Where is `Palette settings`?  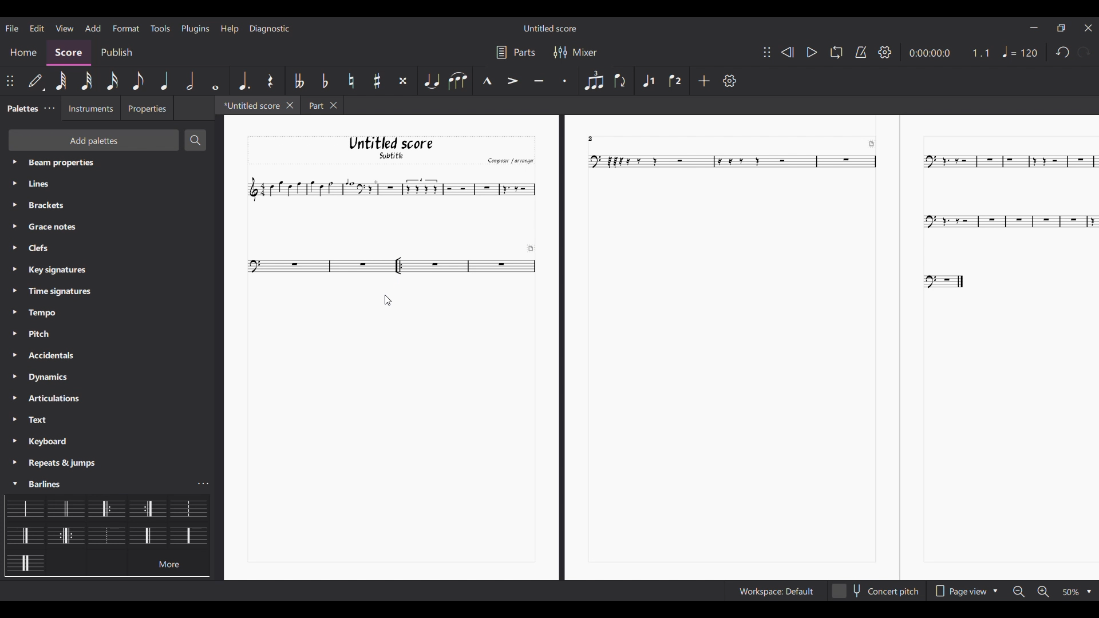 Palette settings is located at coordinates (39, 482).